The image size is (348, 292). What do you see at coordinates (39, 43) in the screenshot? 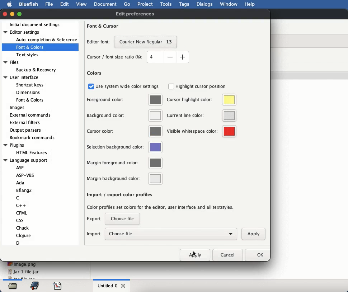
I see `editor settings` at bounding box center [39, 43].